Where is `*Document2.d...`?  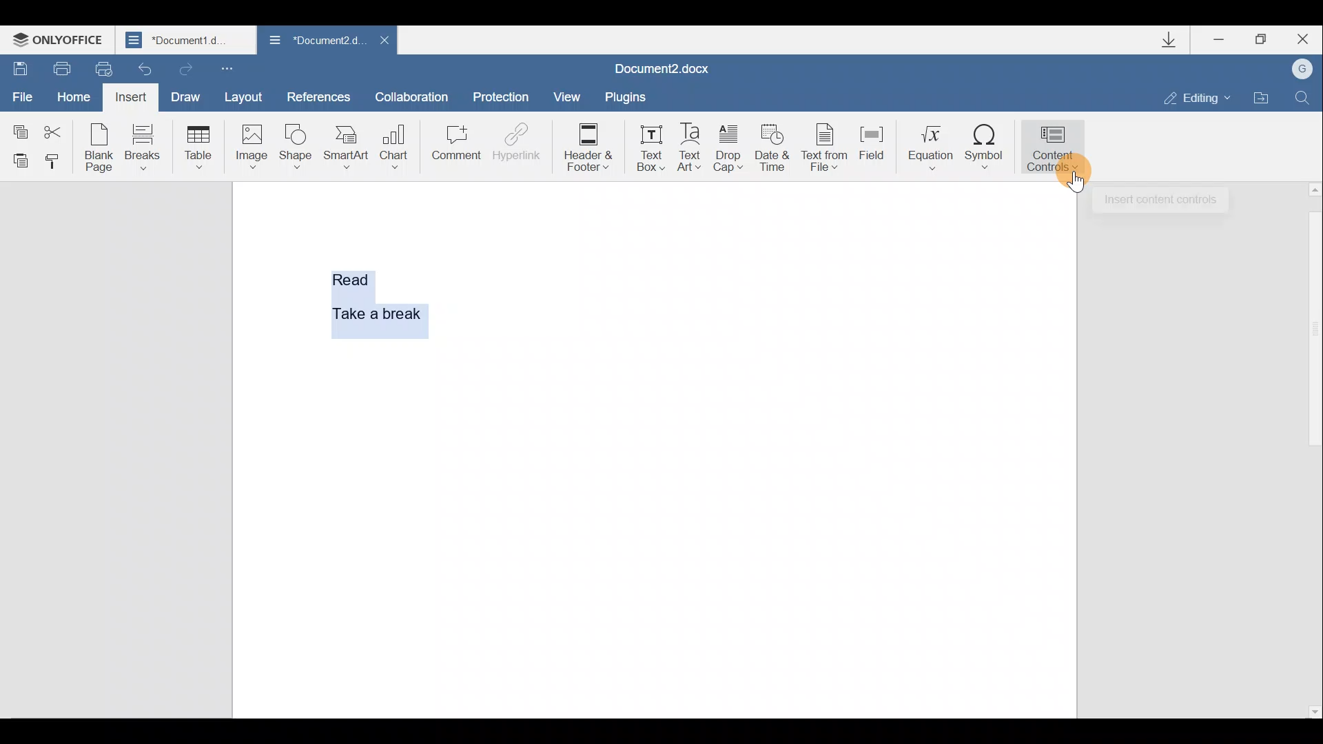 *Document2.d... is located at coordinates (314, 41).